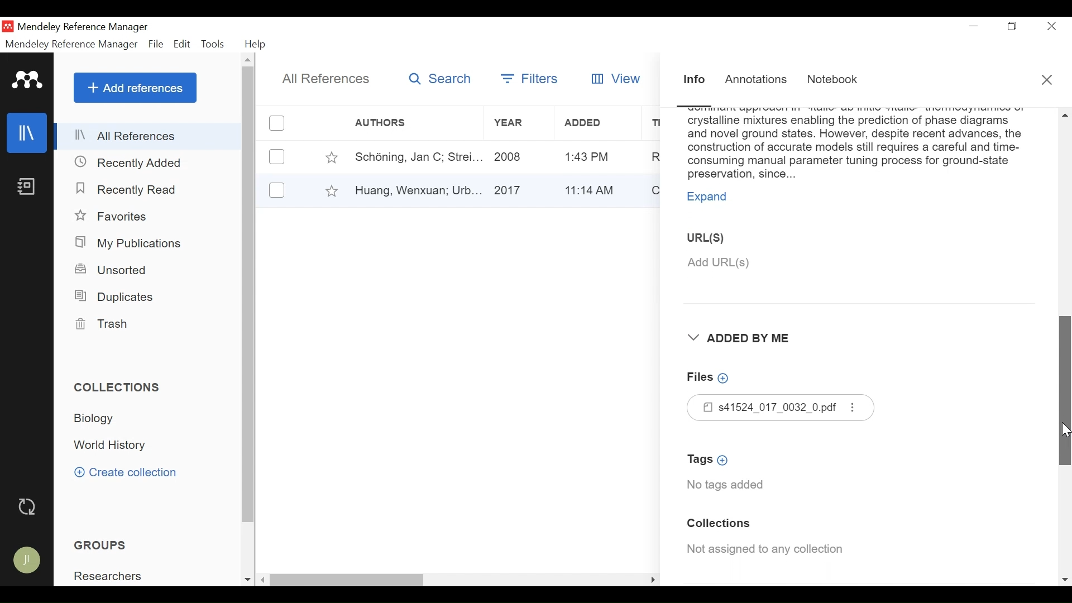  What do you see at coordinates (715, 237) in the screenshot?
I see `URL(S)` at bounding box center [715, 237].